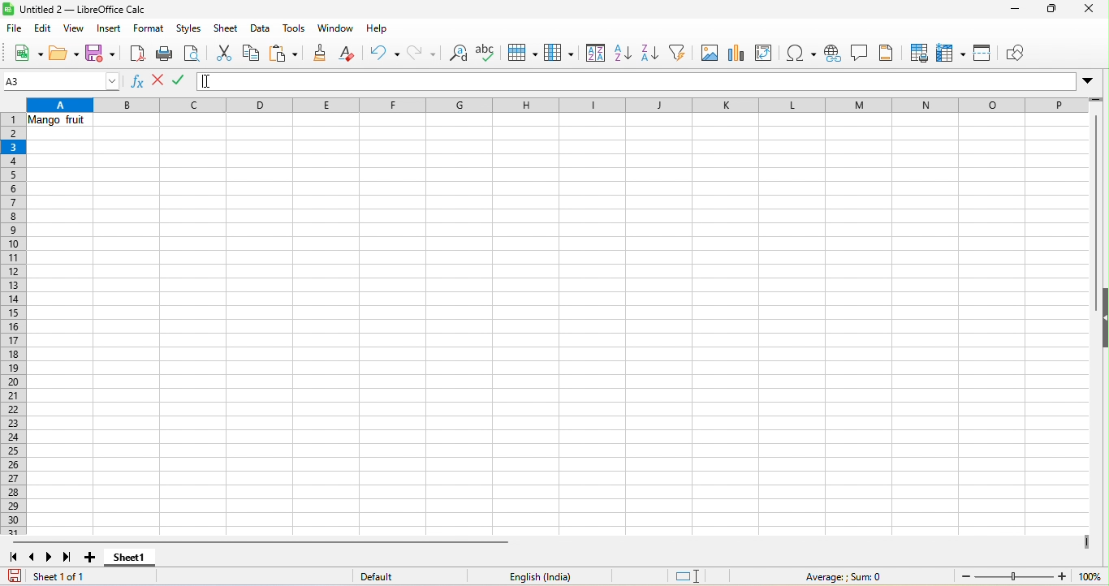  Describe the element at coordinates (848, 577) in the screenshot. I see `average : sum=0` at that location.